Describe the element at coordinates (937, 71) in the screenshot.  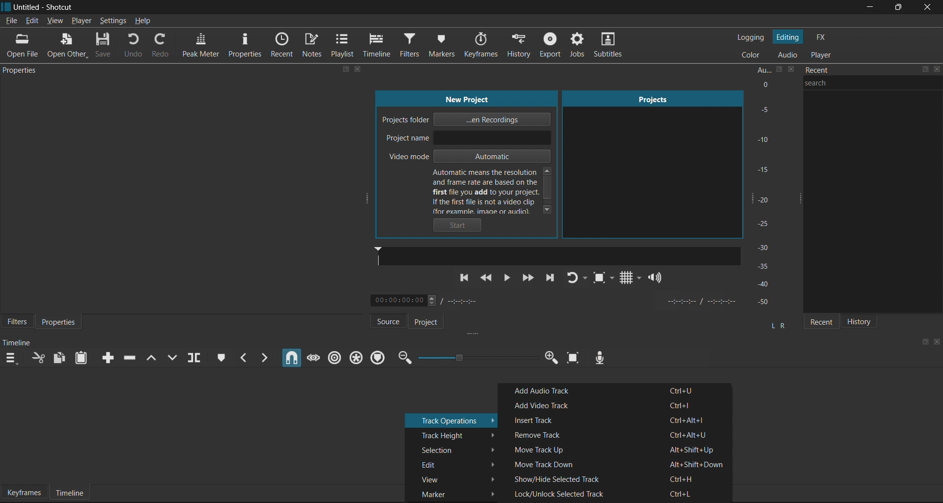
I see `close` at that location.